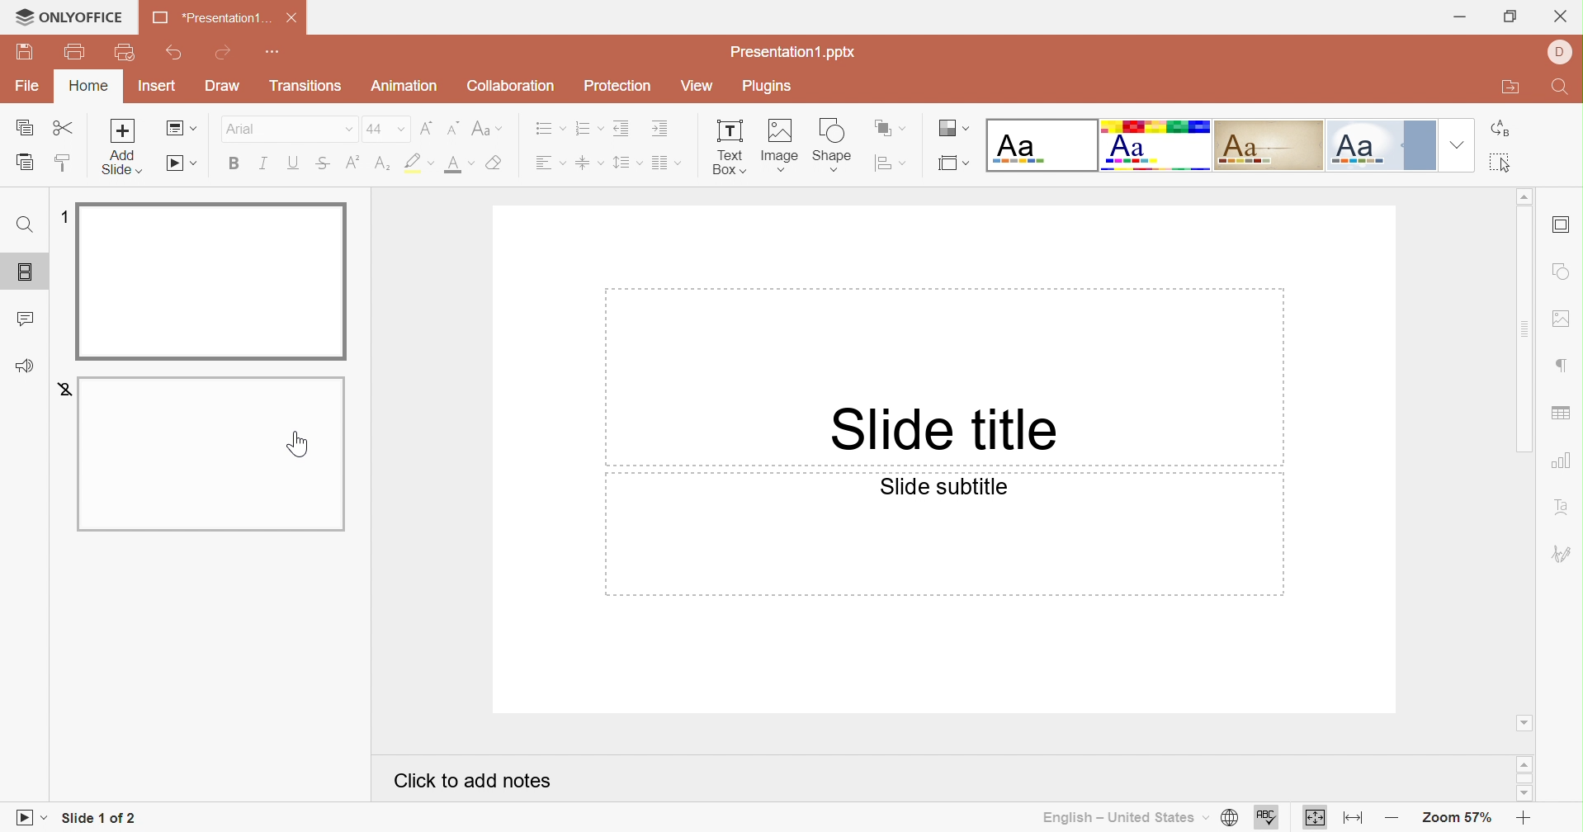 This screenshot has height=832, width=1583. I want to click on Slide settings, so click(1562, 226).